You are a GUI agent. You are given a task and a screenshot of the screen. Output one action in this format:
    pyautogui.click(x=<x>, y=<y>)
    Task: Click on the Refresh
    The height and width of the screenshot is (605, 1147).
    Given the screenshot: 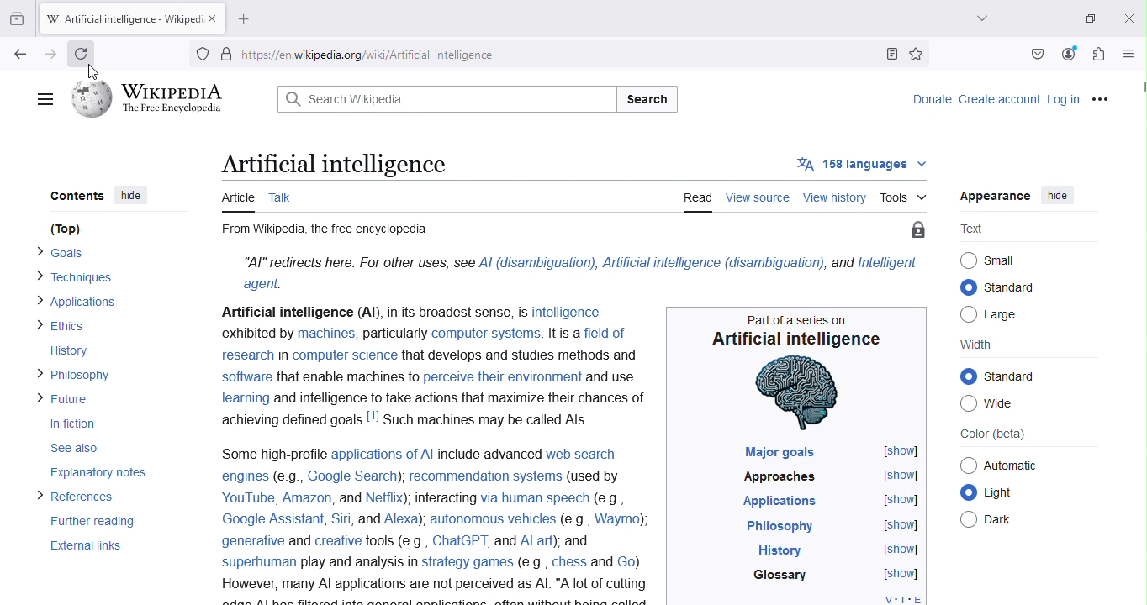 What is the action you would take?
    pyautogui.click(x=82, y=54)
    